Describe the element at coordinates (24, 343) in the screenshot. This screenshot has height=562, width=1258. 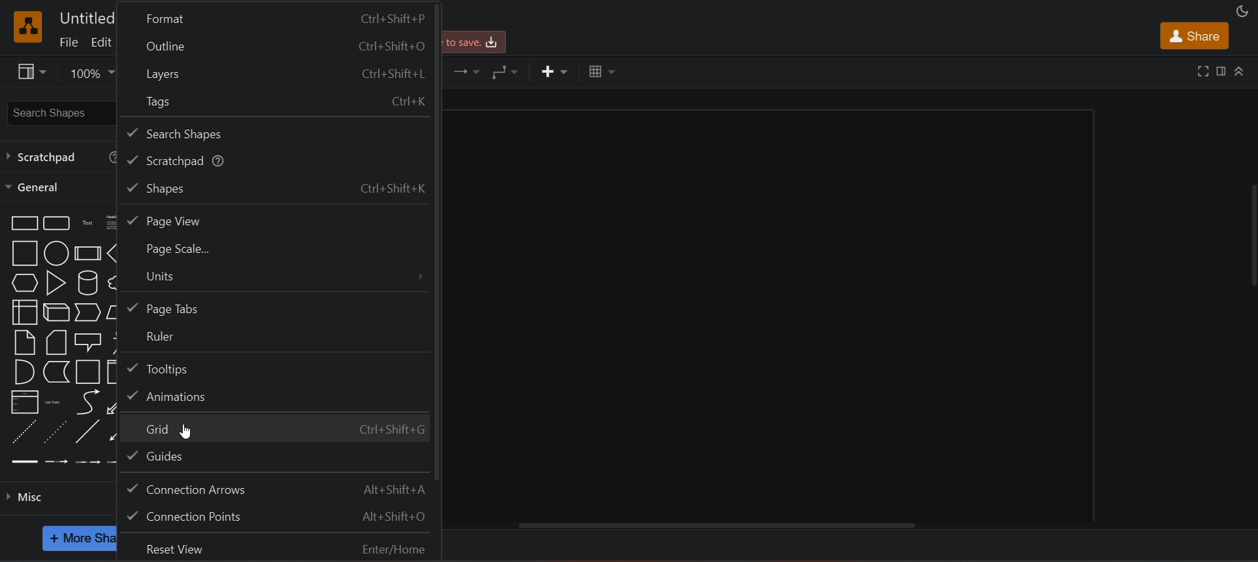
I see `note` at that location.